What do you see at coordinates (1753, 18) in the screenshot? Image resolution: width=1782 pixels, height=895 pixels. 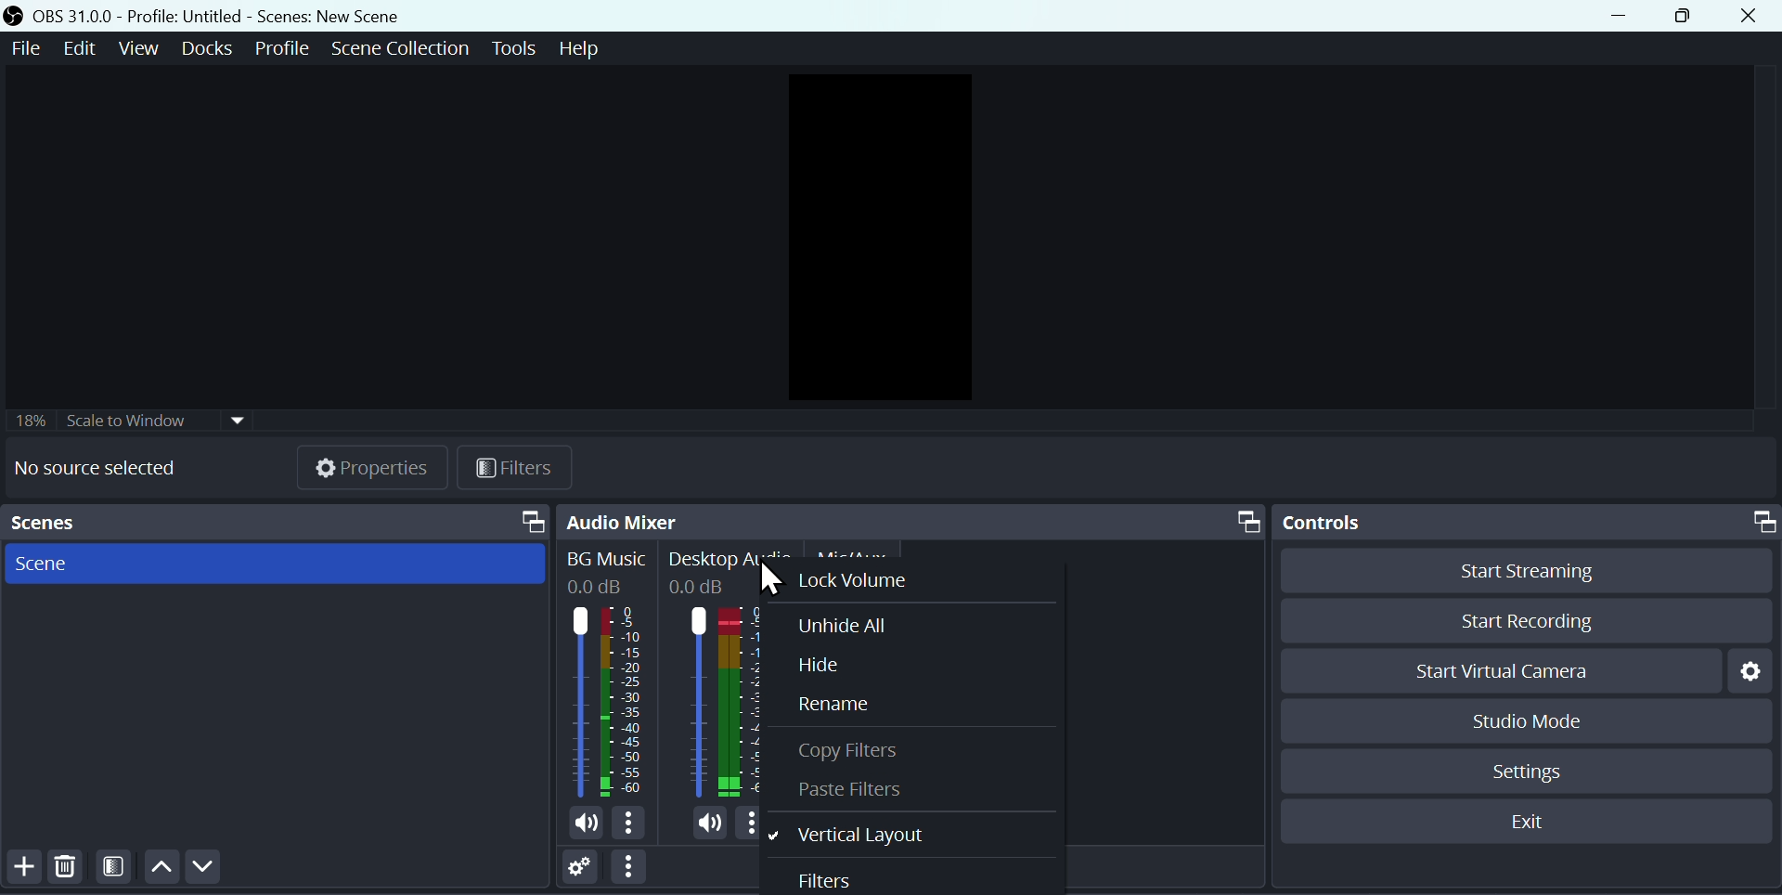 I see `Close` at bounding box center [1753, 18].